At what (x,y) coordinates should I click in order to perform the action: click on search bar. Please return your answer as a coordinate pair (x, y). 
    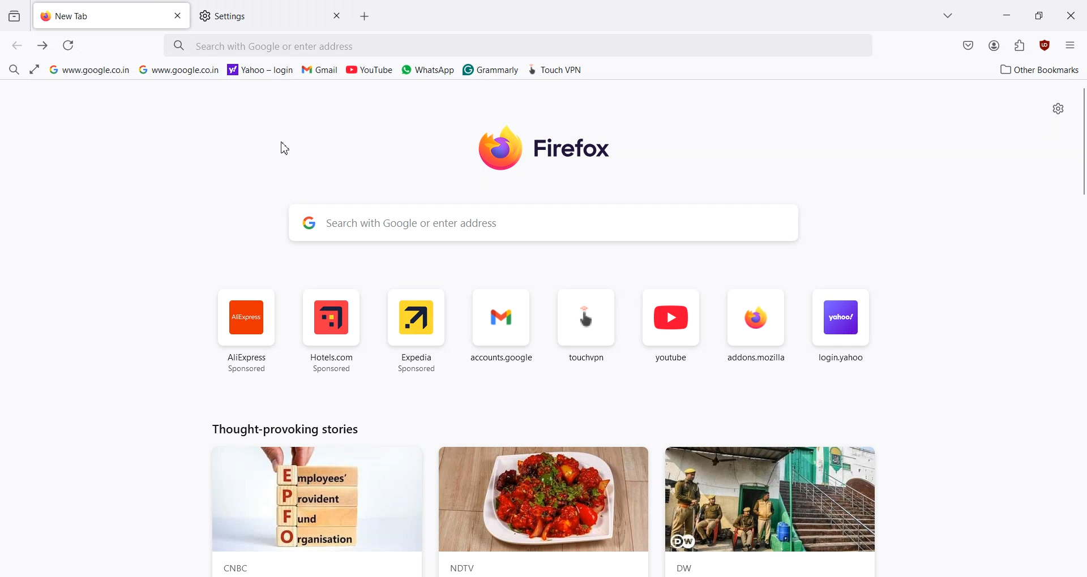
    Looking at the image, I should click on (517, 45).